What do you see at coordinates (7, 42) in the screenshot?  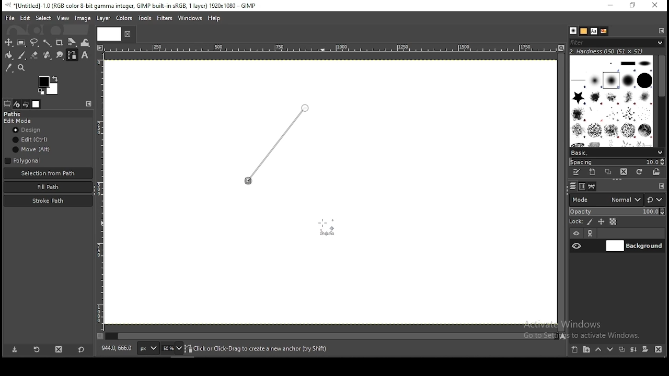 I see `selection tool` at bounding box center [7, 42].